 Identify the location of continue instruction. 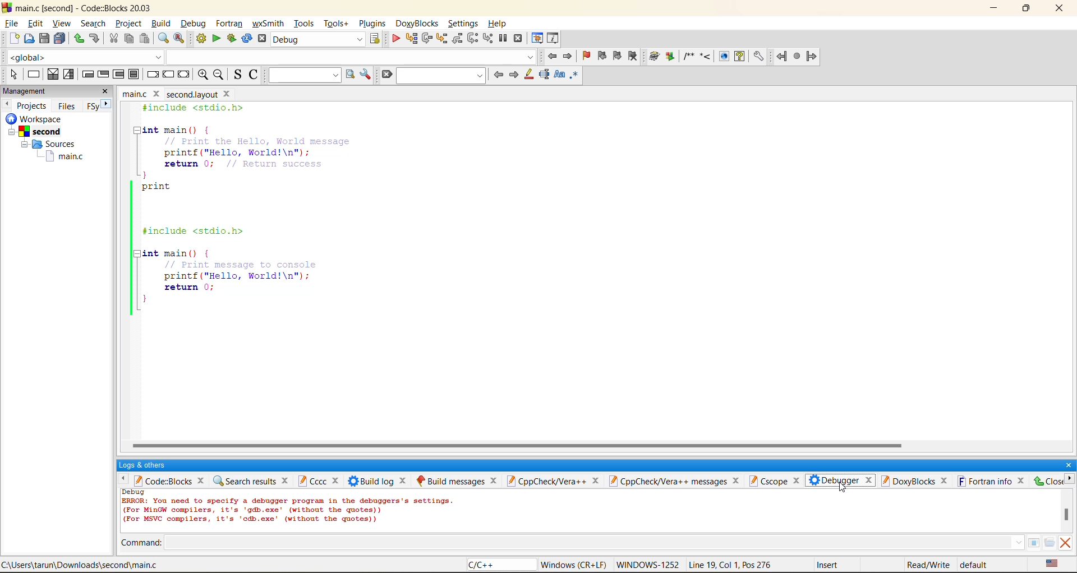
(168, 73).